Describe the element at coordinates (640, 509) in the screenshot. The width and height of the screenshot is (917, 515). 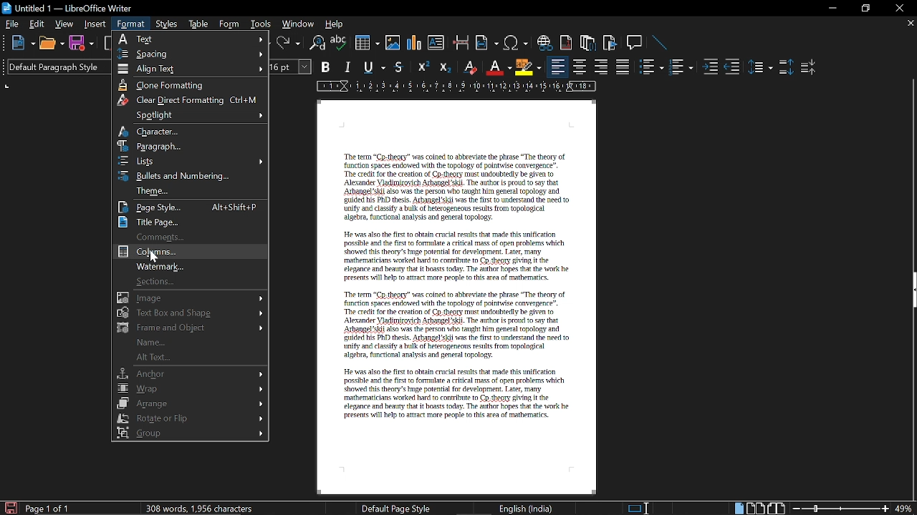
I see `Standard selection` at that location.